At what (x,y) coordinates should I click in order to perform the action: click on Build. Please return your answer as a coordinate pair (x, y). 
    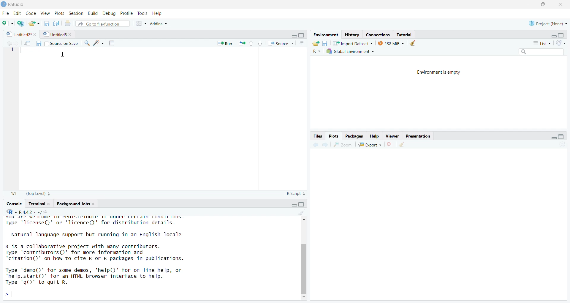
    Looking at the image, I should click on (92, 14).